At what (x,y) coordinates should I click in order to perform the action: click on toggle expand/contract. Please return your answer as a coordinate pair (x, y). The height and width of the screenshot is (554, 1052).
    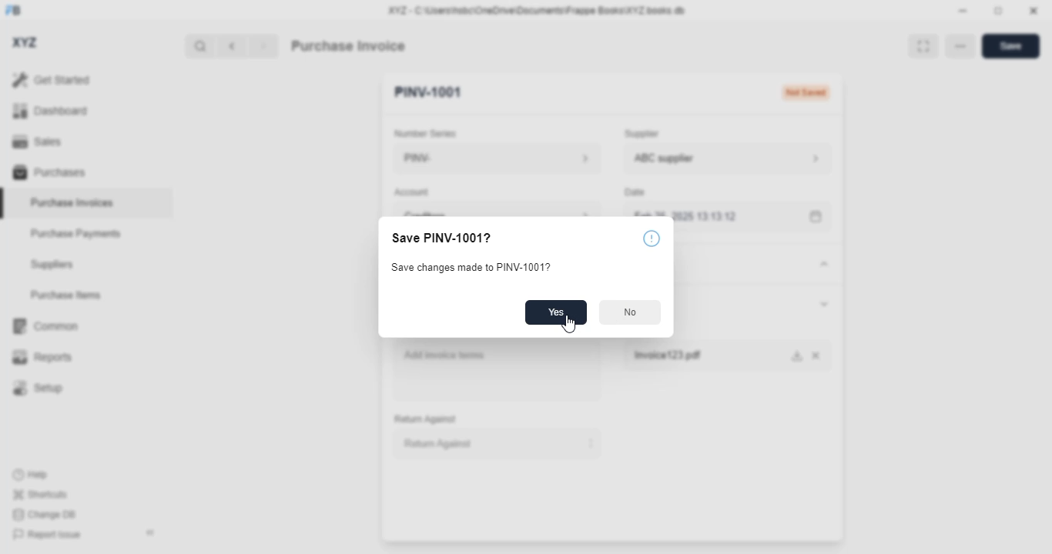
    Looking at the image, I should click on (823, 265).